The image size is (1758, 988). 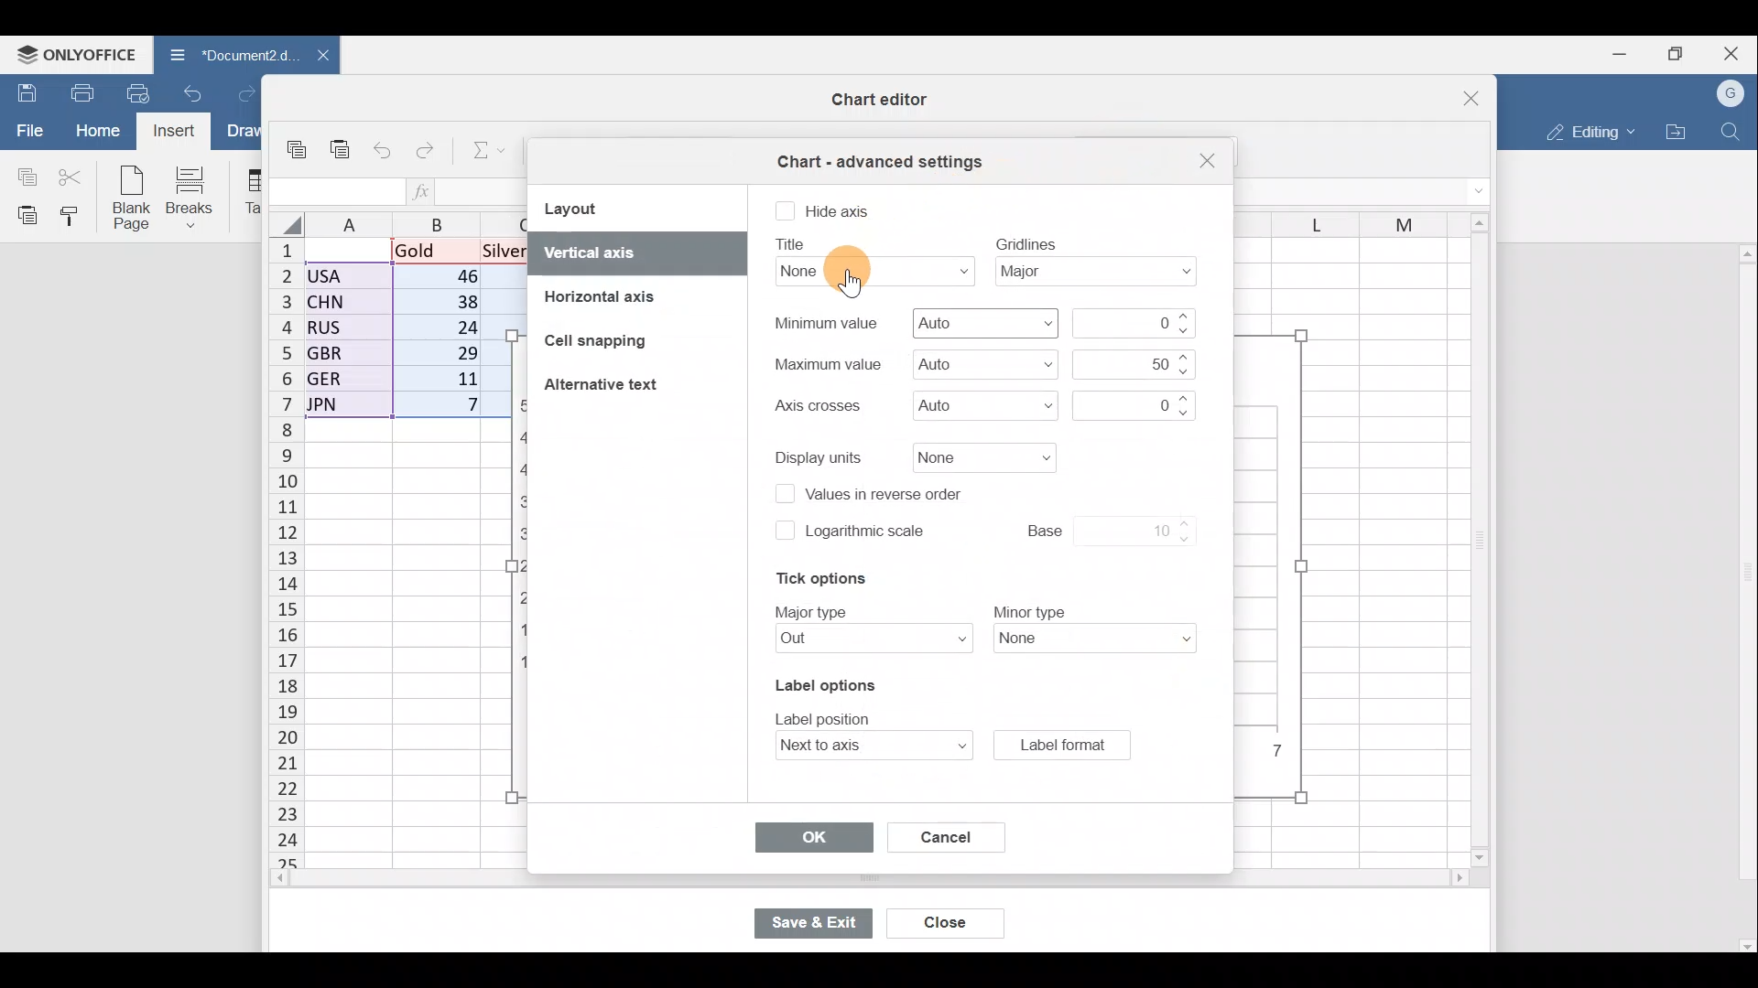 What do you see at coordinates (815, 406) in the screenshot?
I see `text` at bounding box center [815, 406].